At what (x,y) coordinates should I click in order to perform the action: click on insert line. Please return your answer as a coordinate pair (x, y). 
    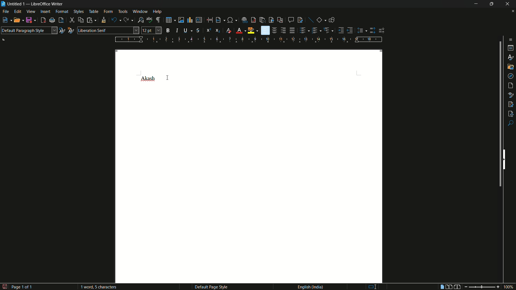
    Looking at the image, I should click on (311, 20).